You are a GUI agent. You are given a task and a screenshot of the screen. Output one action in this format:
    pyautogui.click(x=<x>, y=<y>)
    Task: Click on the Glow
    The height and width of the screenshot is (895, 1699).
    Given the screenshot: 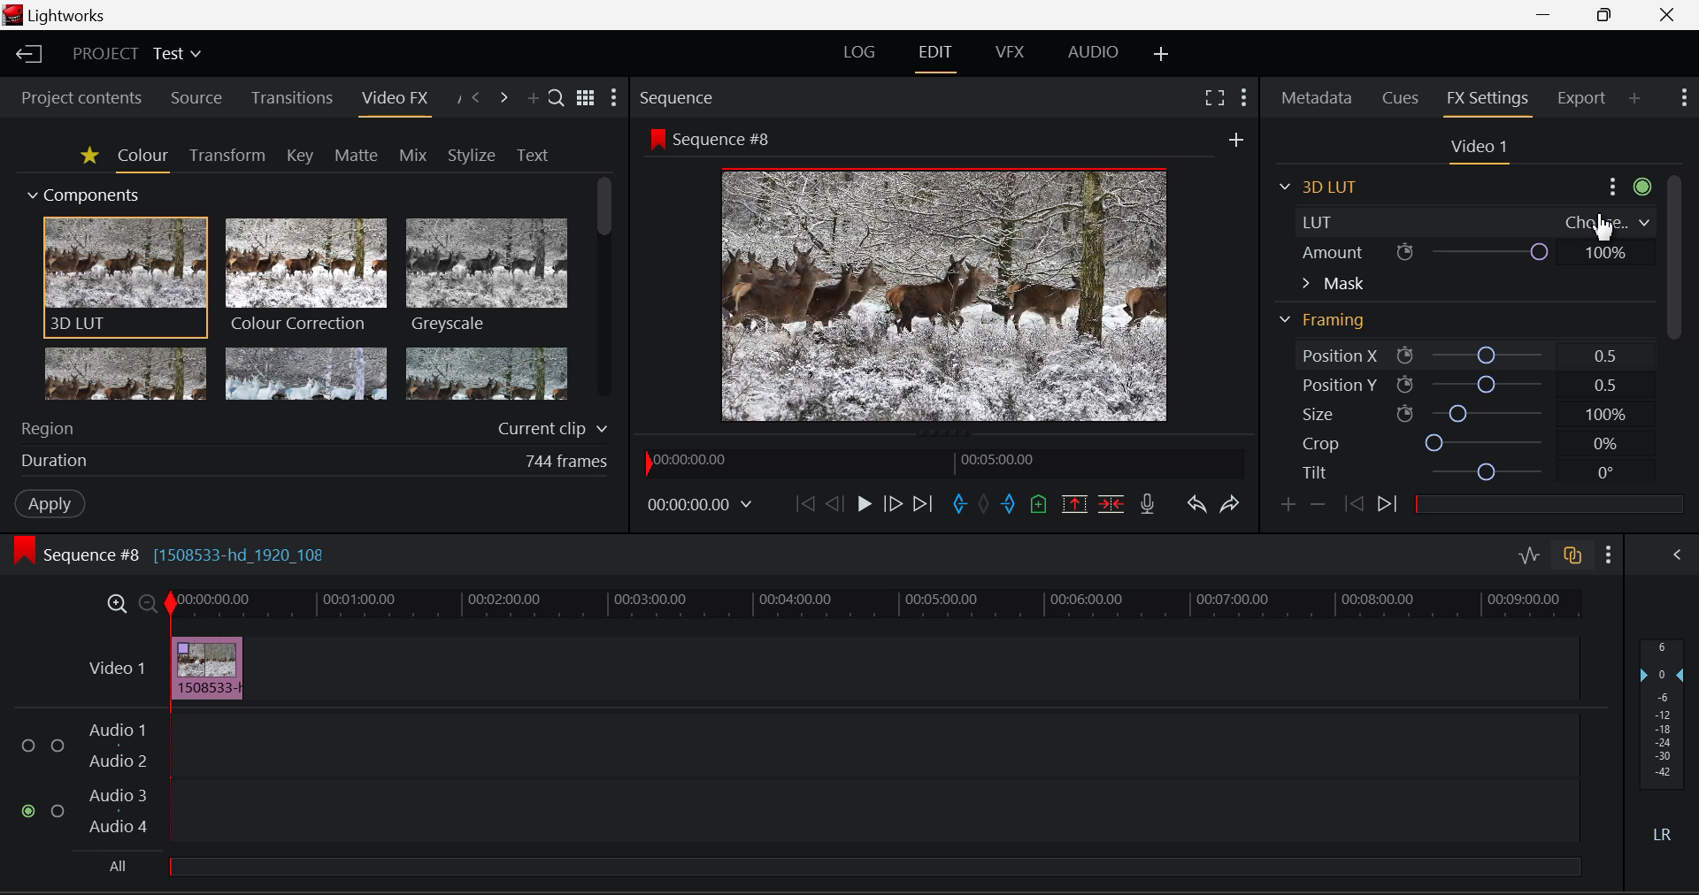 What is the action you would take?
    pyautogui.click(x=126, y=376)
    